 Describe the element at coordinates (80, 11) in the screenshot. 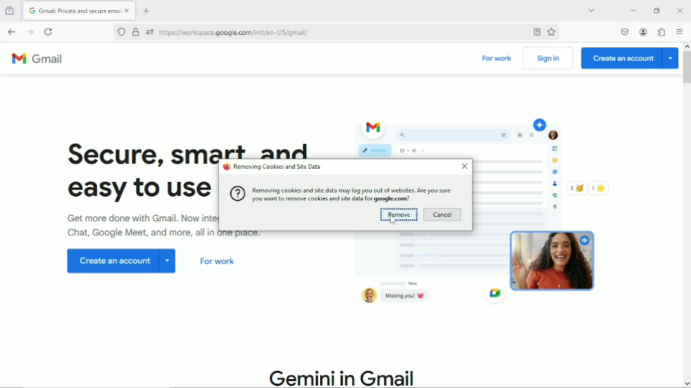

I see `Current tab` at that location.